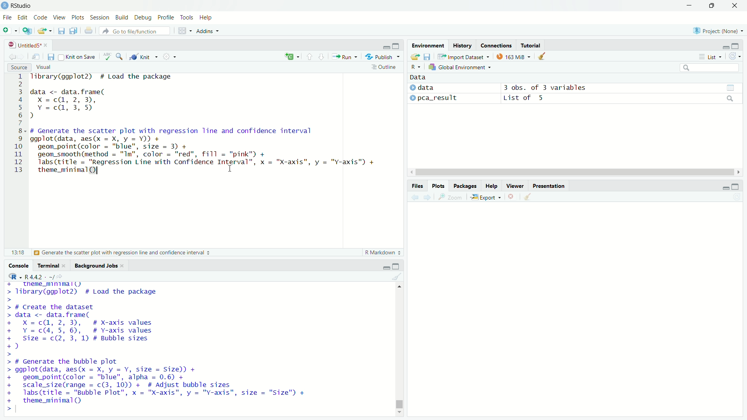  I want to click on Data, so click(417, 77).